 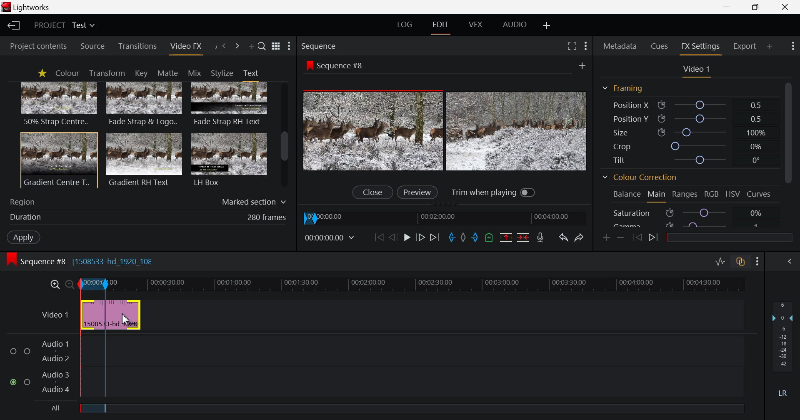 What do you see at coordinates (30, 7) in the screenshot?
I see `Lightworks` at bounding box center [30, 7].